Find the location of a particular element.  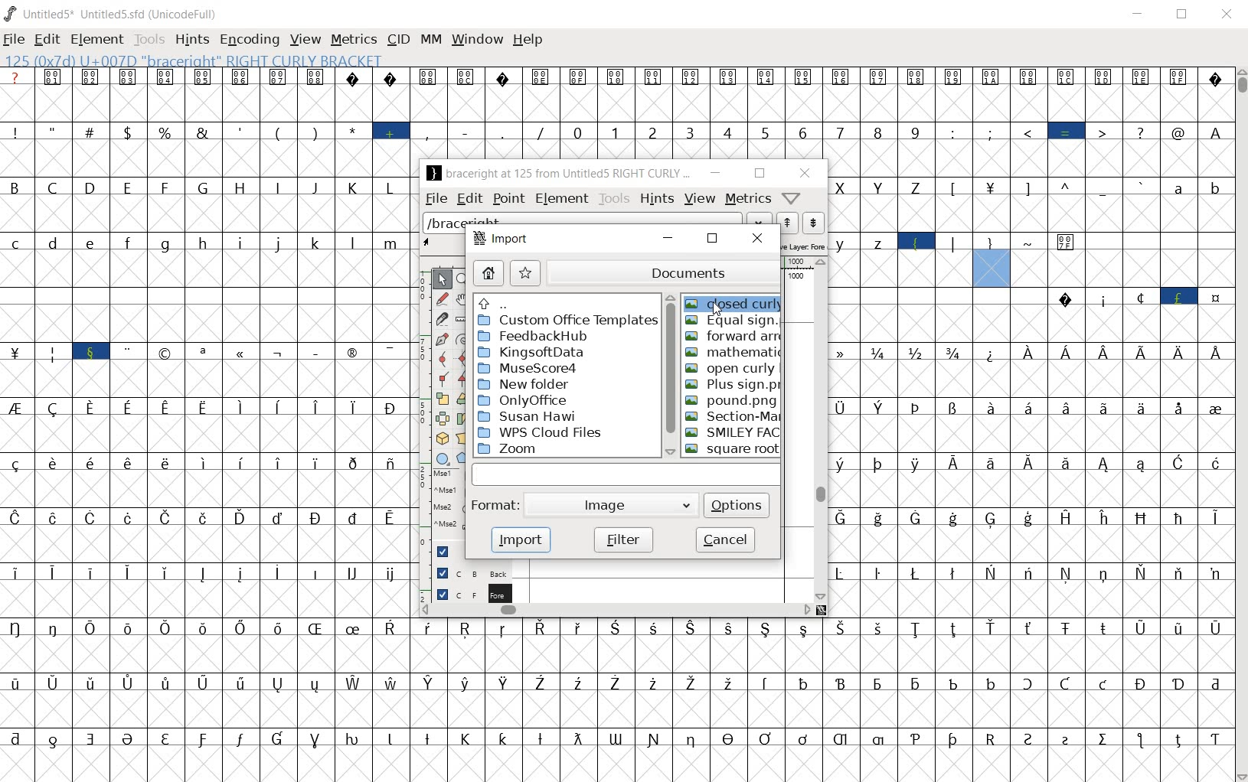

scrollbar is located at coordinates (616, 610).